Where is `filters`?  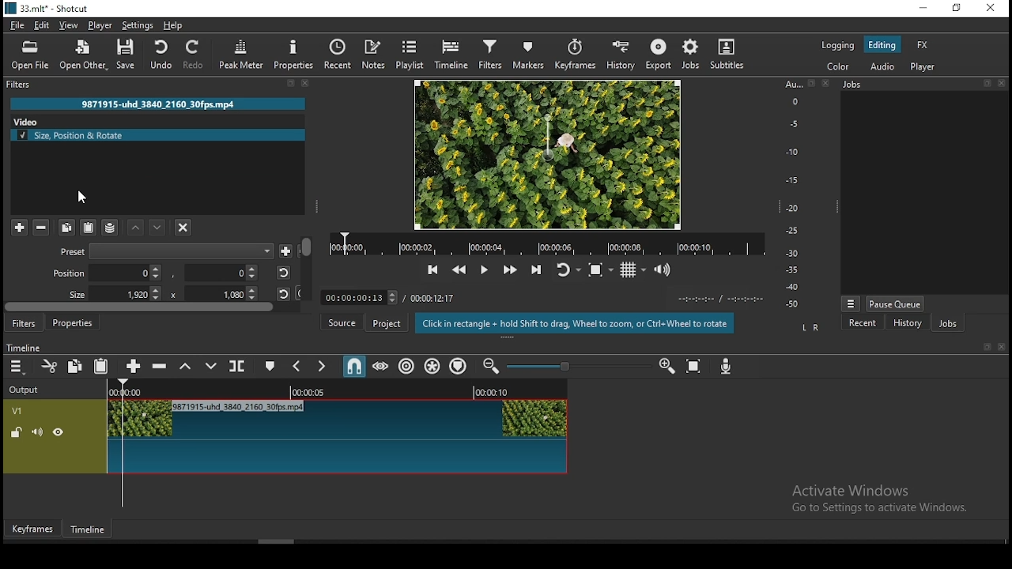 filters is located at coordinates (16, 85).